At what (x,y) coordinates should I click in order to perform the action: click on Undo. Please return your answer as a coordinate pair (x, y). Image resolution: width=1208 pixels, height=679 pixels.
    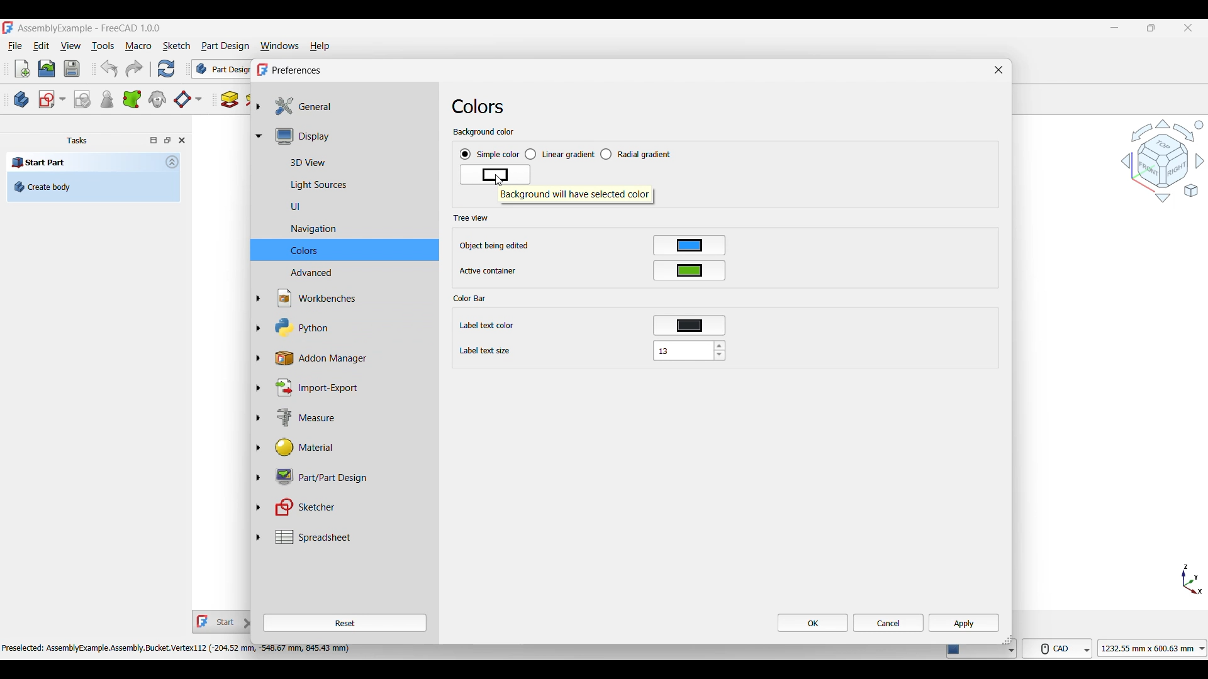
    Looking at the image, I should click on (109, 69).